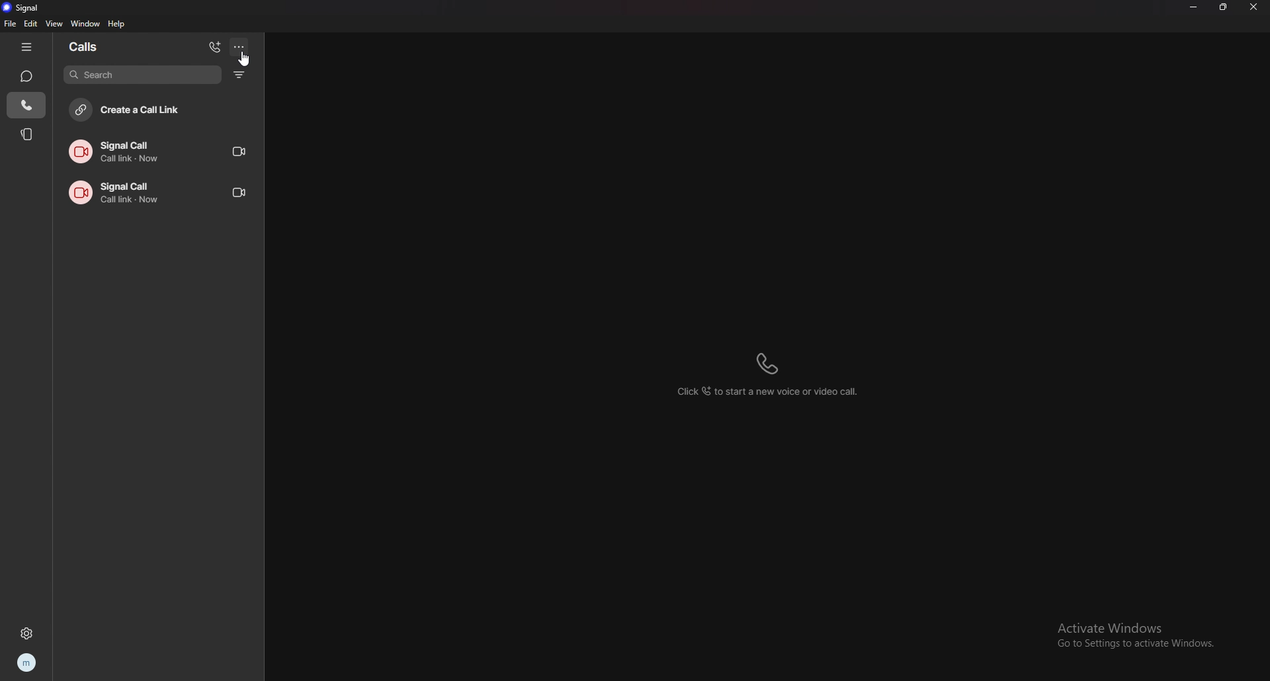 This screenshot has width=1270, height=681. Describe the element at coordinates (32, 24) in the screenshot. I see `edit` at that location.